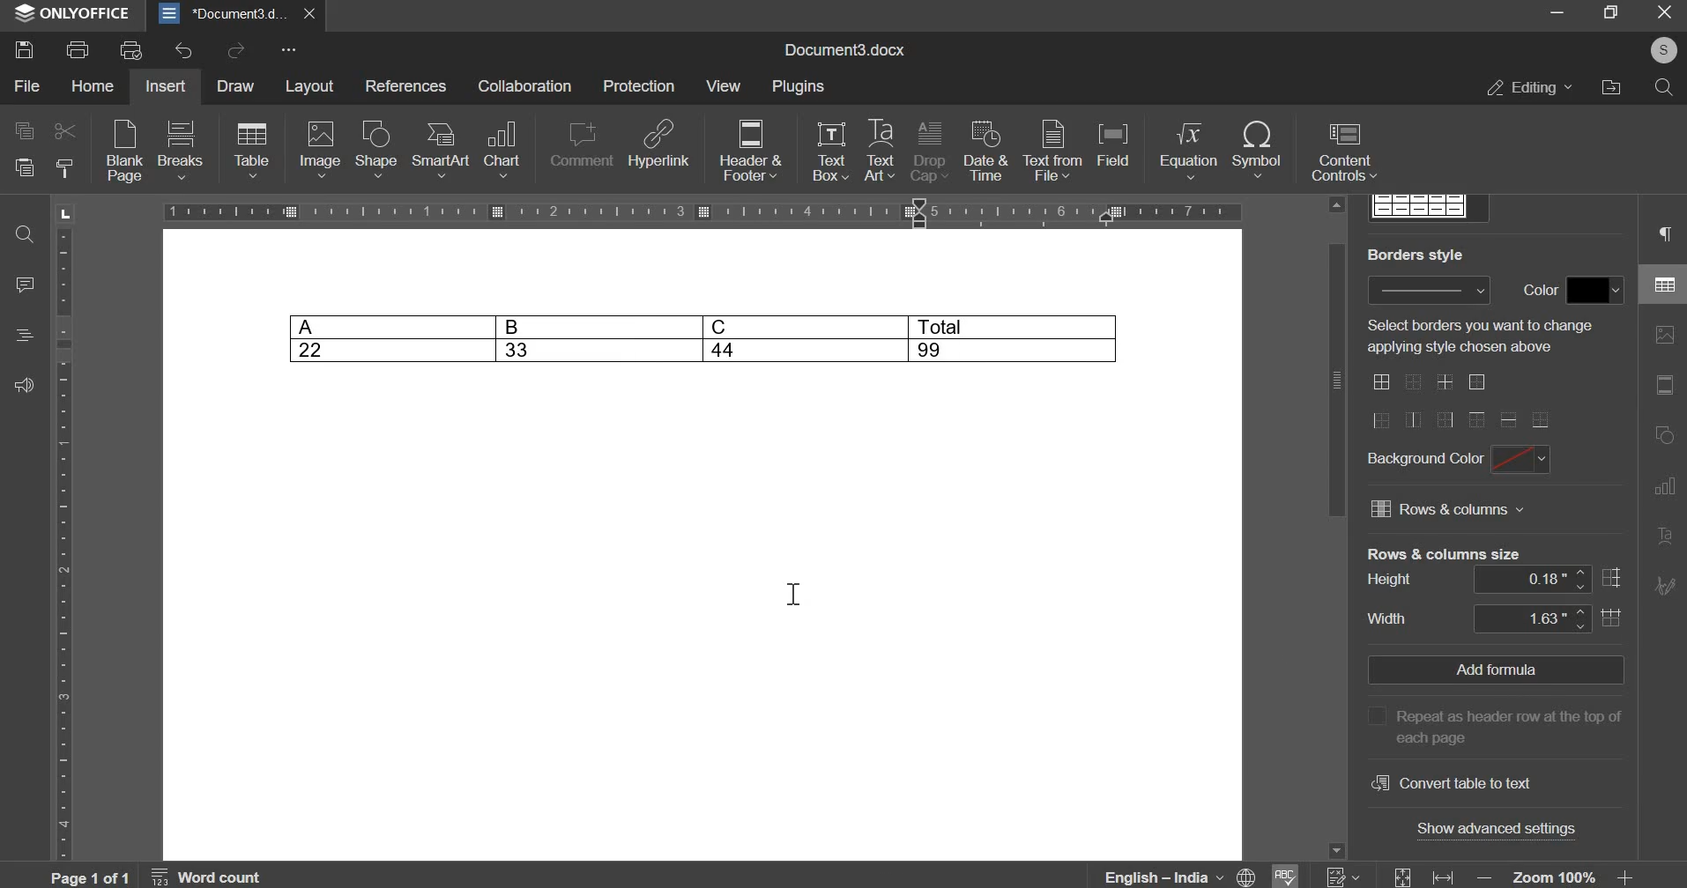 This screenshot has height=888, width=1687. What do you see at coordinates (26, 86) in the screenshot?
I see `file` at bounding box center [26, 86].